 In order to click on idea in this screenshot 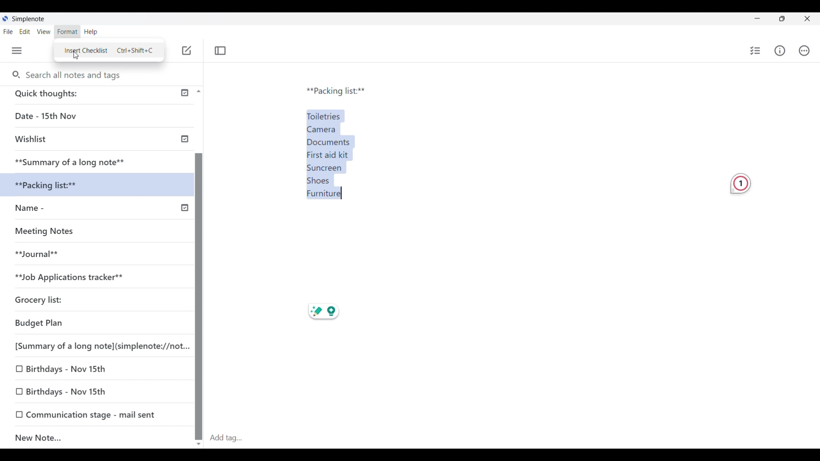, I will do `click(338, 310)`.